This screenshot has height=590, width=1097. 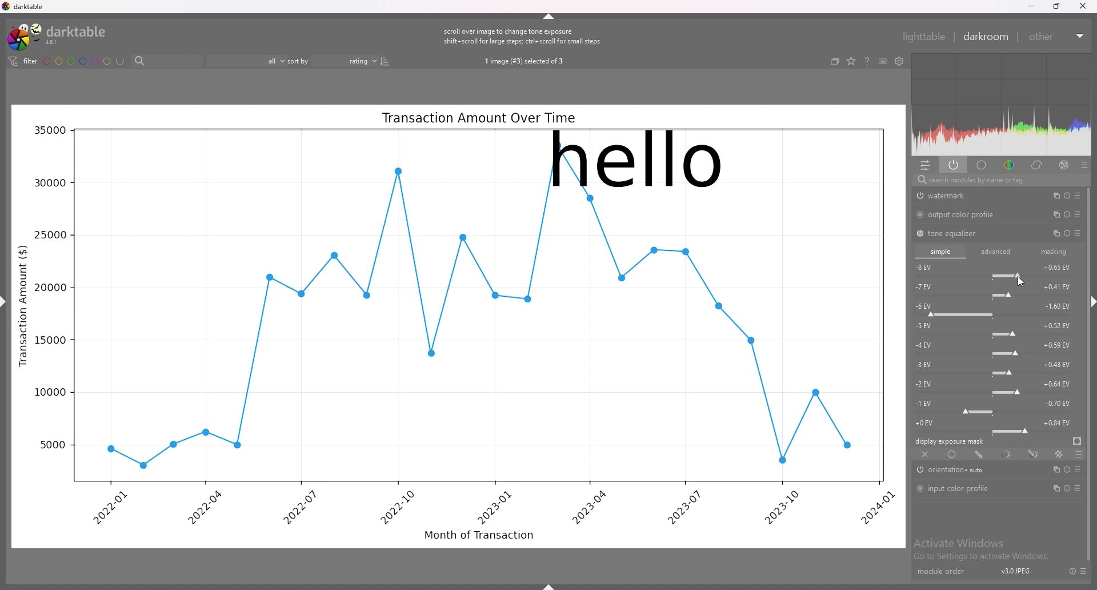 I want to click on masking, so click(x=1051, y=252).